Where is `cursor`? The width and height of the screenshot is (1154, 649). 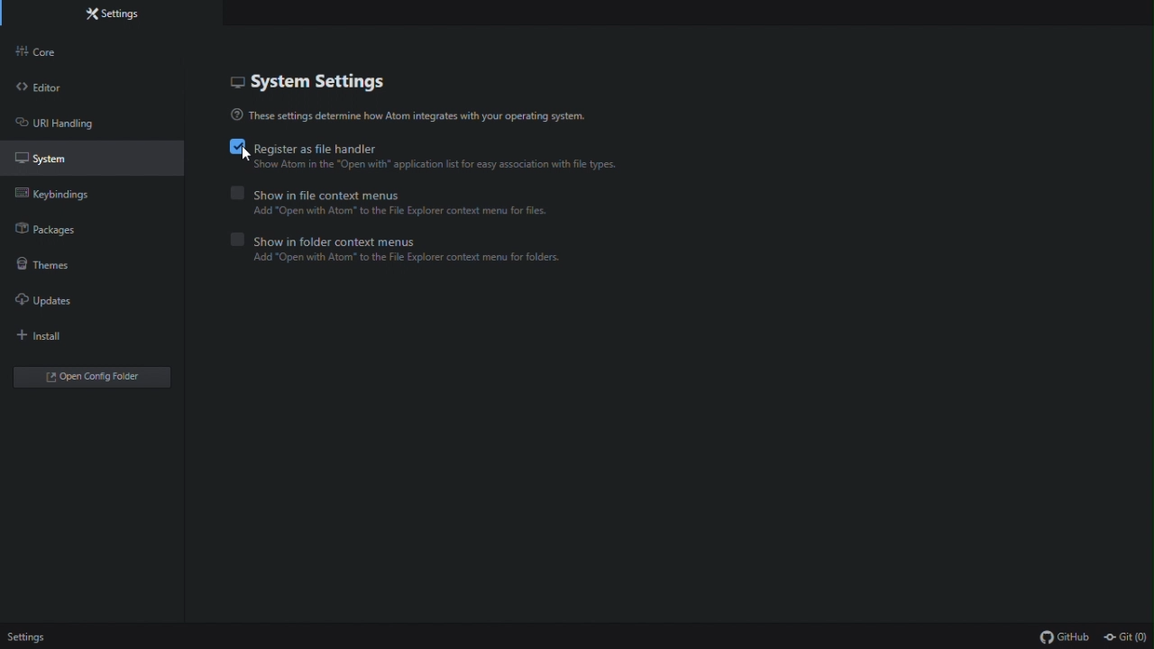
cursor is located at coordinates (245, 155).